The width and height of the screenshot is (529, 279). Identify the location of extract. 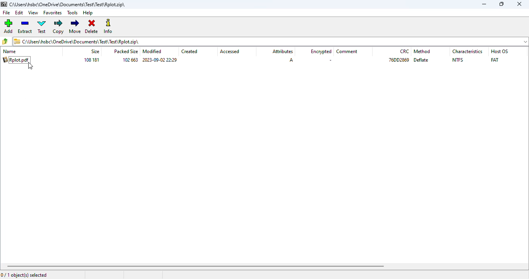
(25, 26).